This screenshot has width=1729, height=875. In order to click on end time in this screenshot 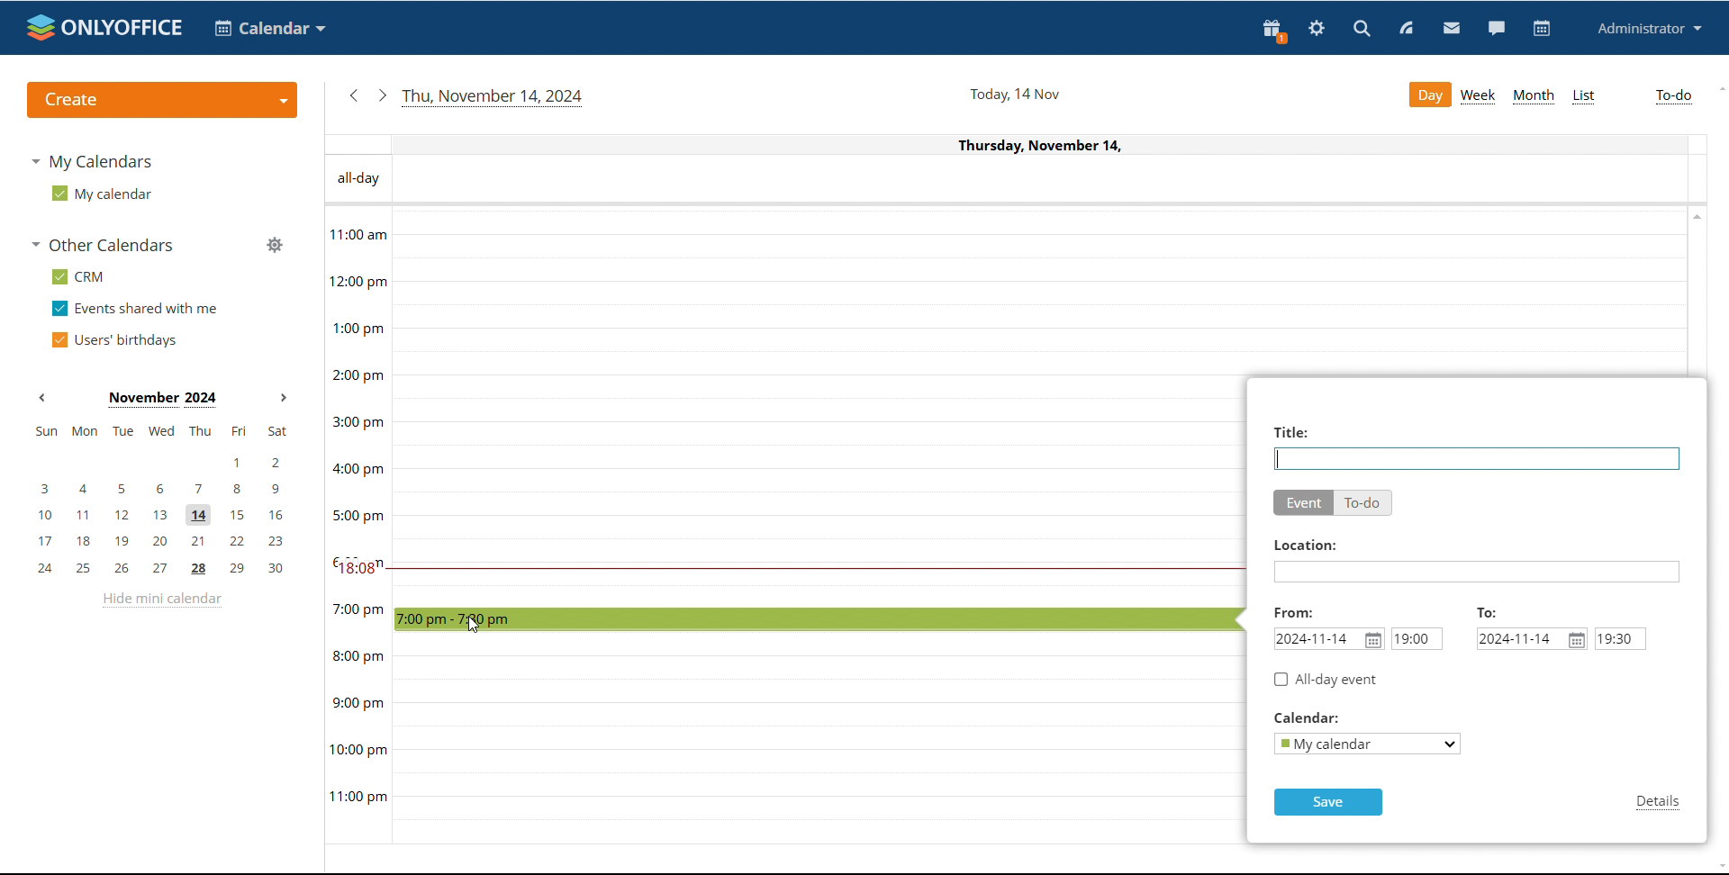, I will do `click(1620, 639)`.